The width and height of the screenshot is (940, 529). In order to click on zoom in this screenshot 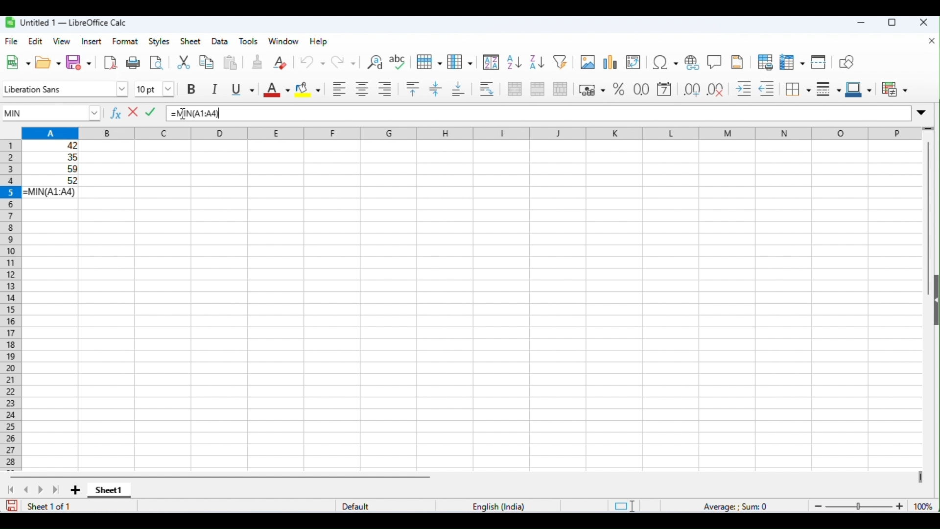, I will do `click(873, 505)`.